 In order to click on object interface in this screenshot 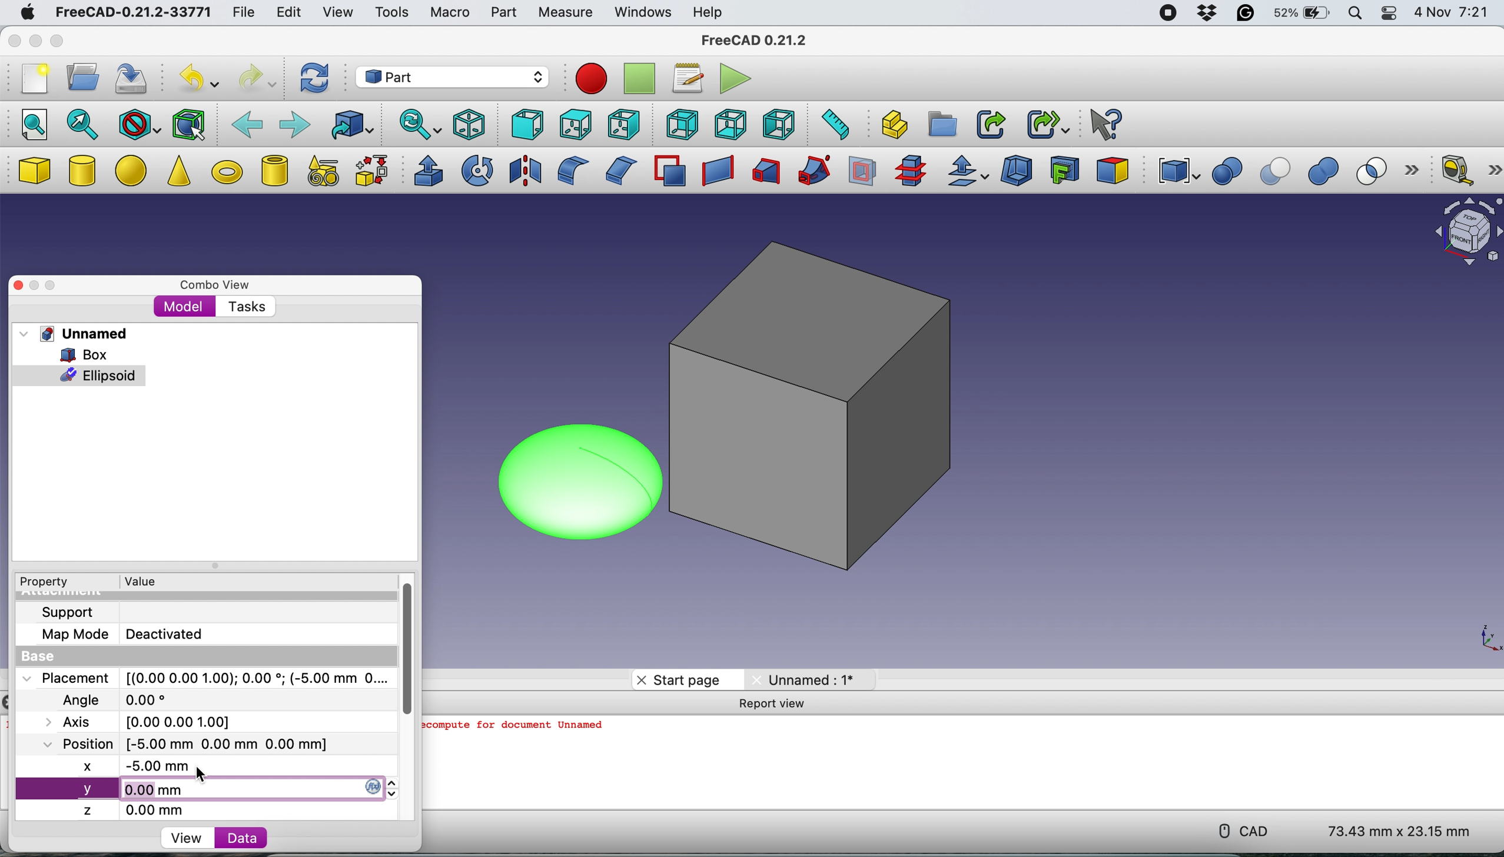, I will do `click(1468, 234)`.